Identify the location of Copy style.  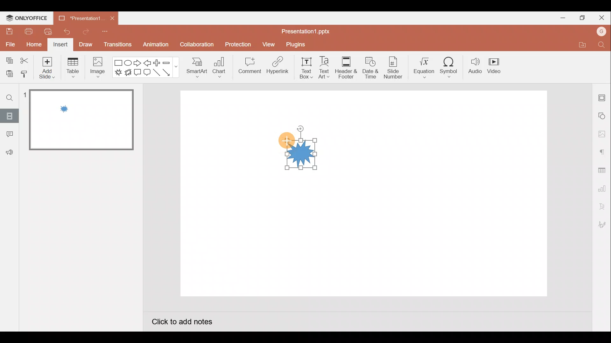
(27, 76).